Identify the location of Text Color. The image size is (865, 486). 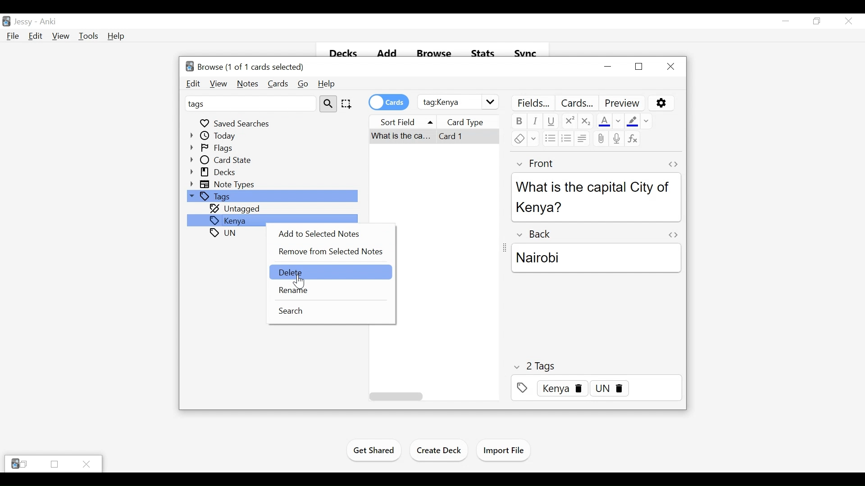
(604, 120).